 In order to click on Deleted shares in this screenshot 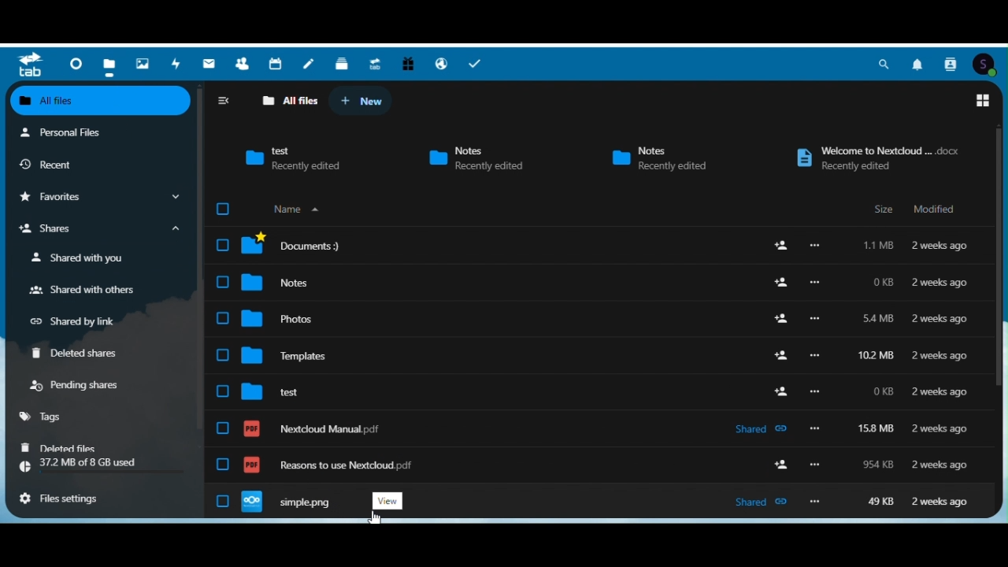, I will do `click(83, 352)`.